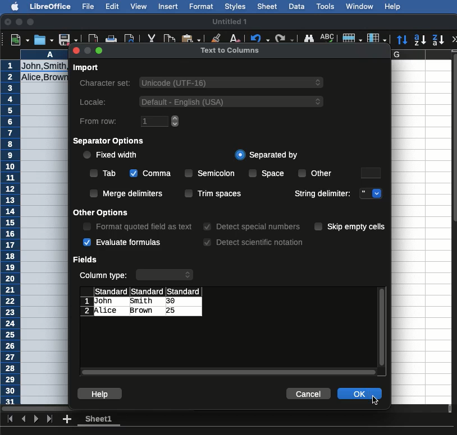 This screenshot has height=435, width=457. What do you see at coordinates (86, 68) in the screenshot?
I see `Import` at bounding box center [86, 68].